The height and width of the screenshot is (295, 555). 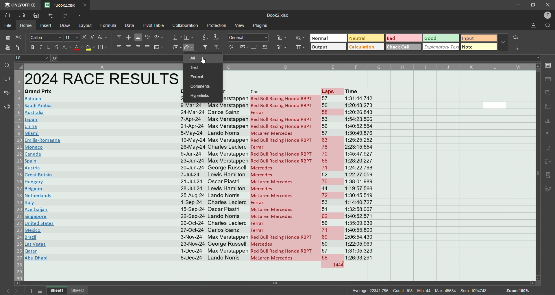 I want to click on pivot table, so click(x=548, y=162).